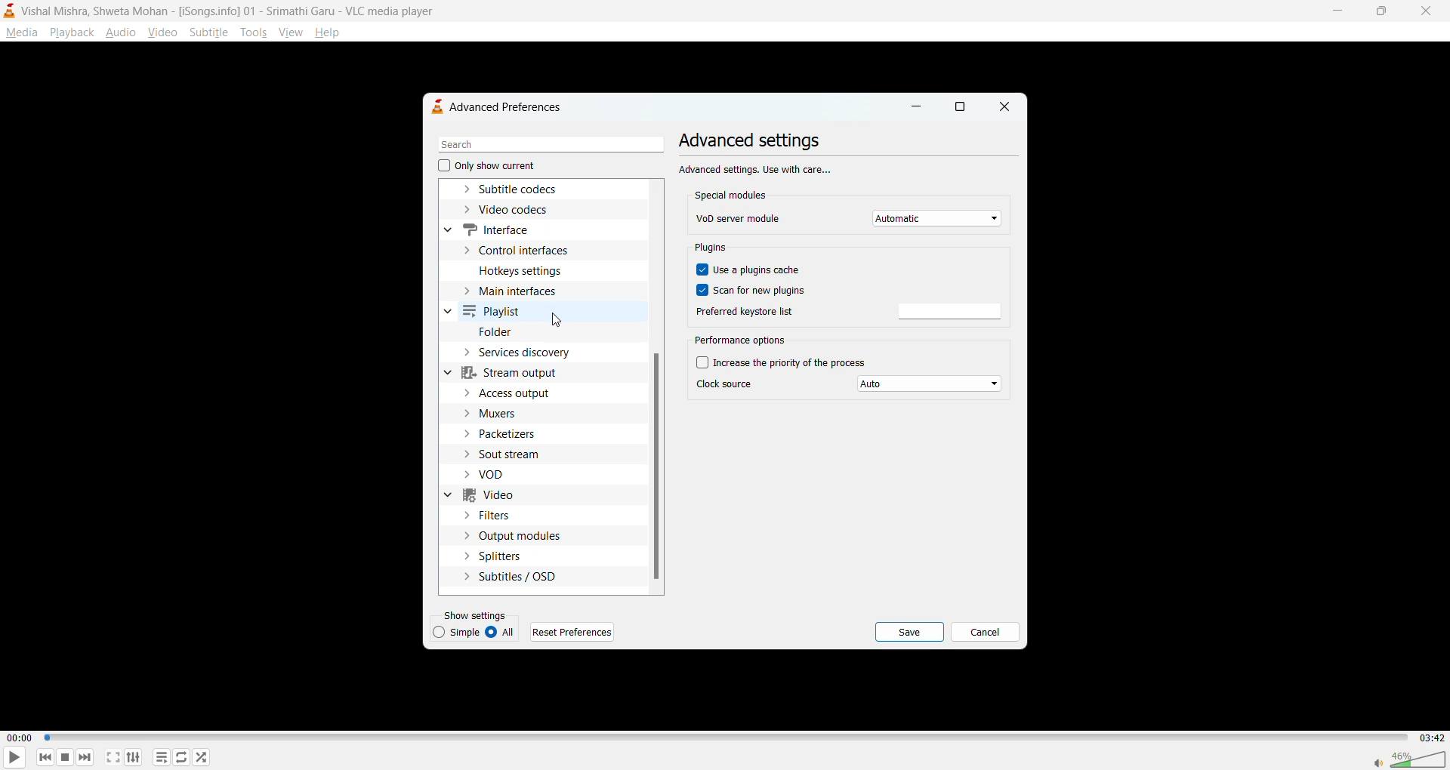 The width and height of the screenshot is (1450, 770). Describe the element at coordinates (458, 632) in the screenshot. I see `simple` at that location.